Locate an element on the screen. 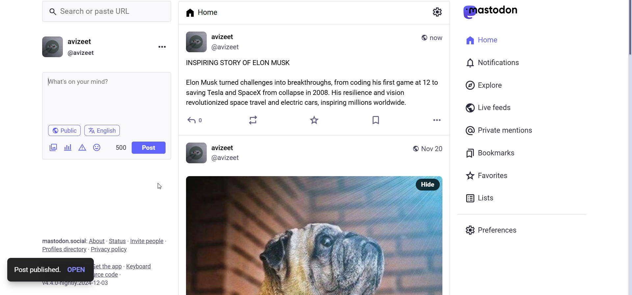  @avizeet is located at coordinates (228, 47).